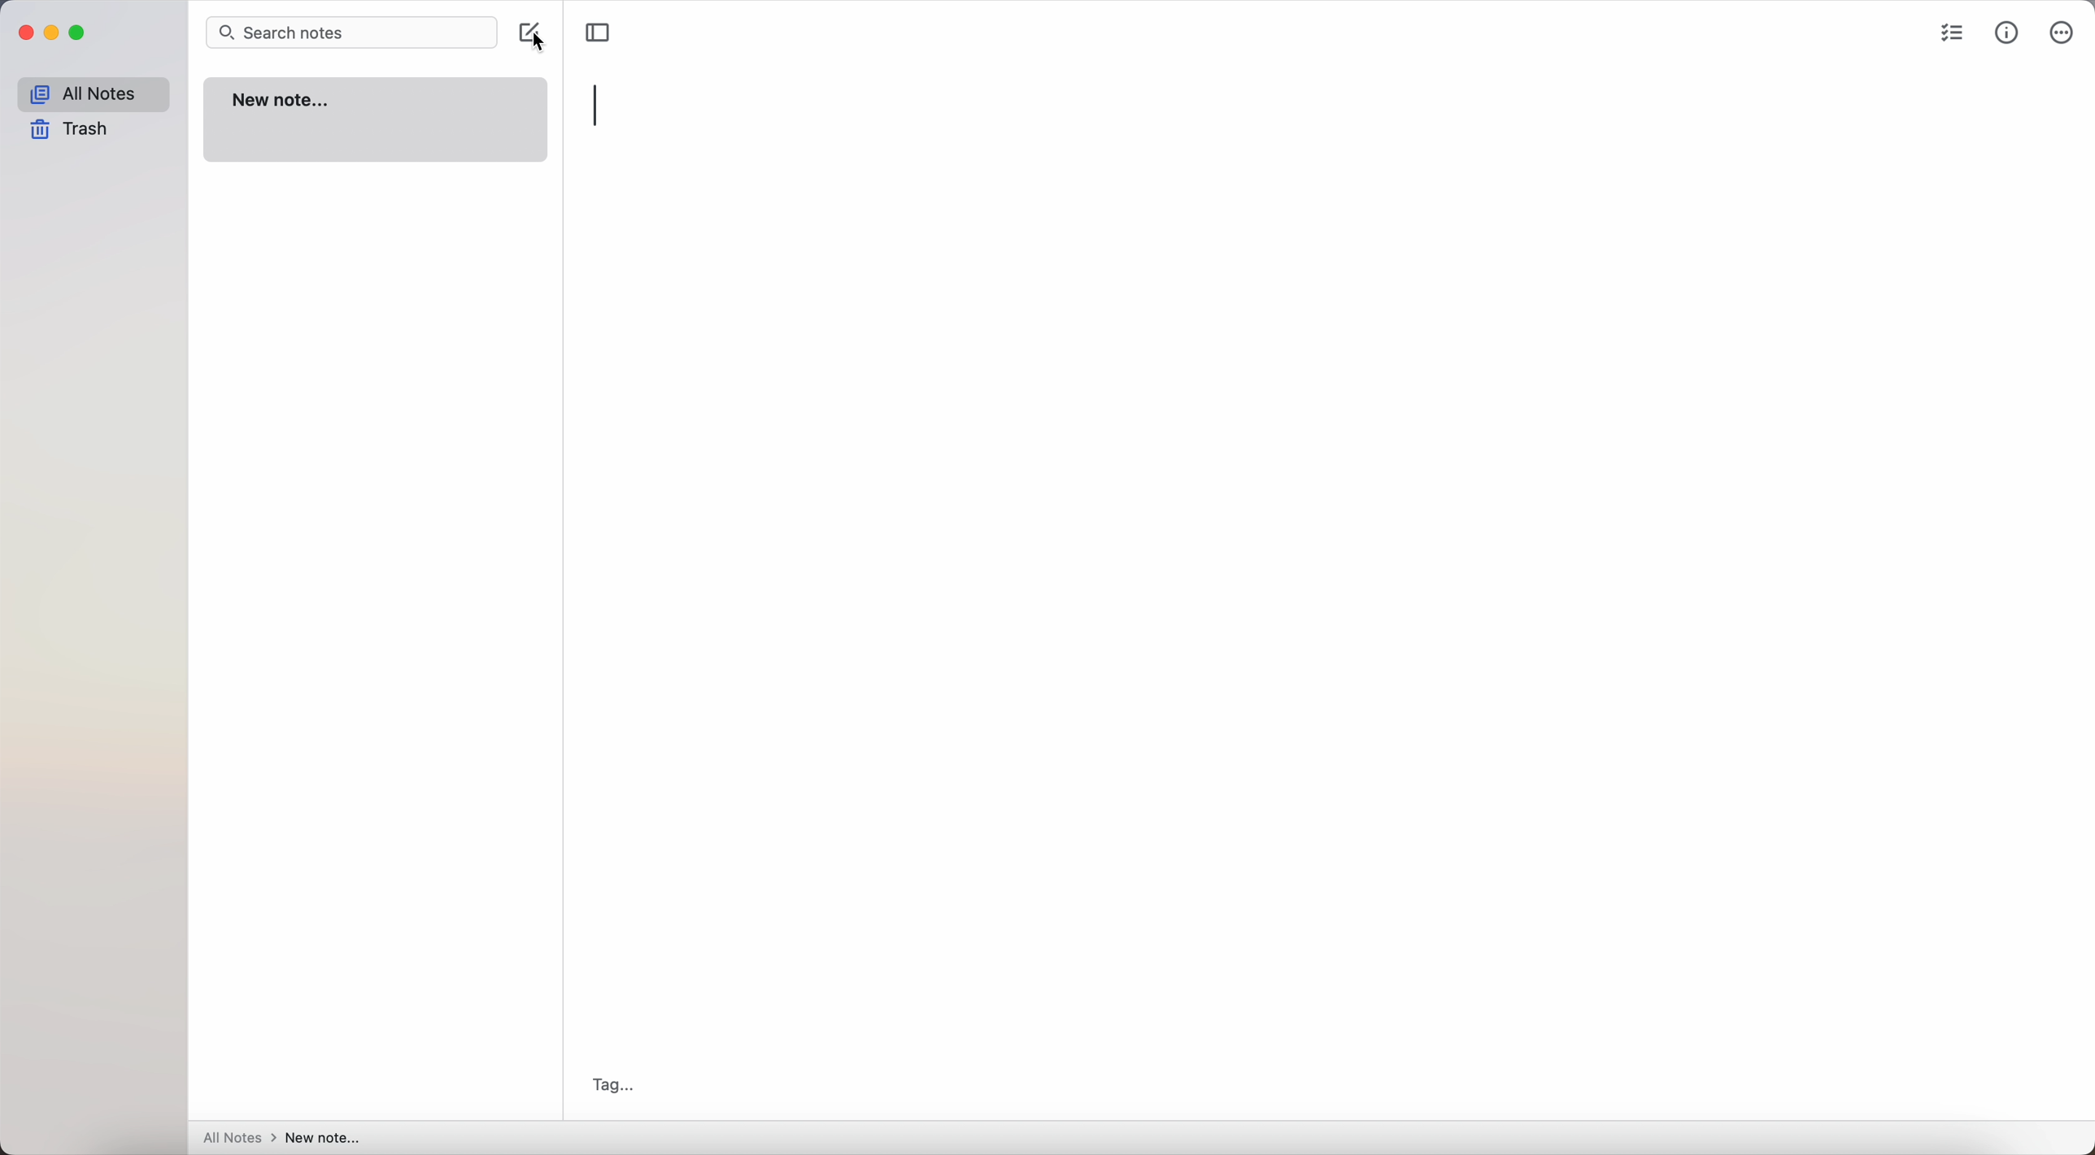 This screenshot has width=2095, height=1155. Describe the element at coordinates (597, 33) in the screenshot. I see `toggle sidebar` at that location.